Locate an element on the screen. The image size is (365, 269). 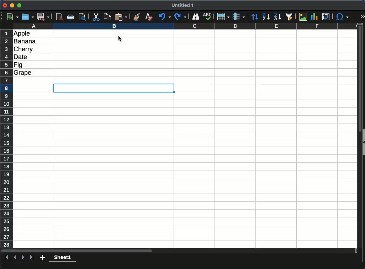
autofilter is located at coordinates (289, 17).